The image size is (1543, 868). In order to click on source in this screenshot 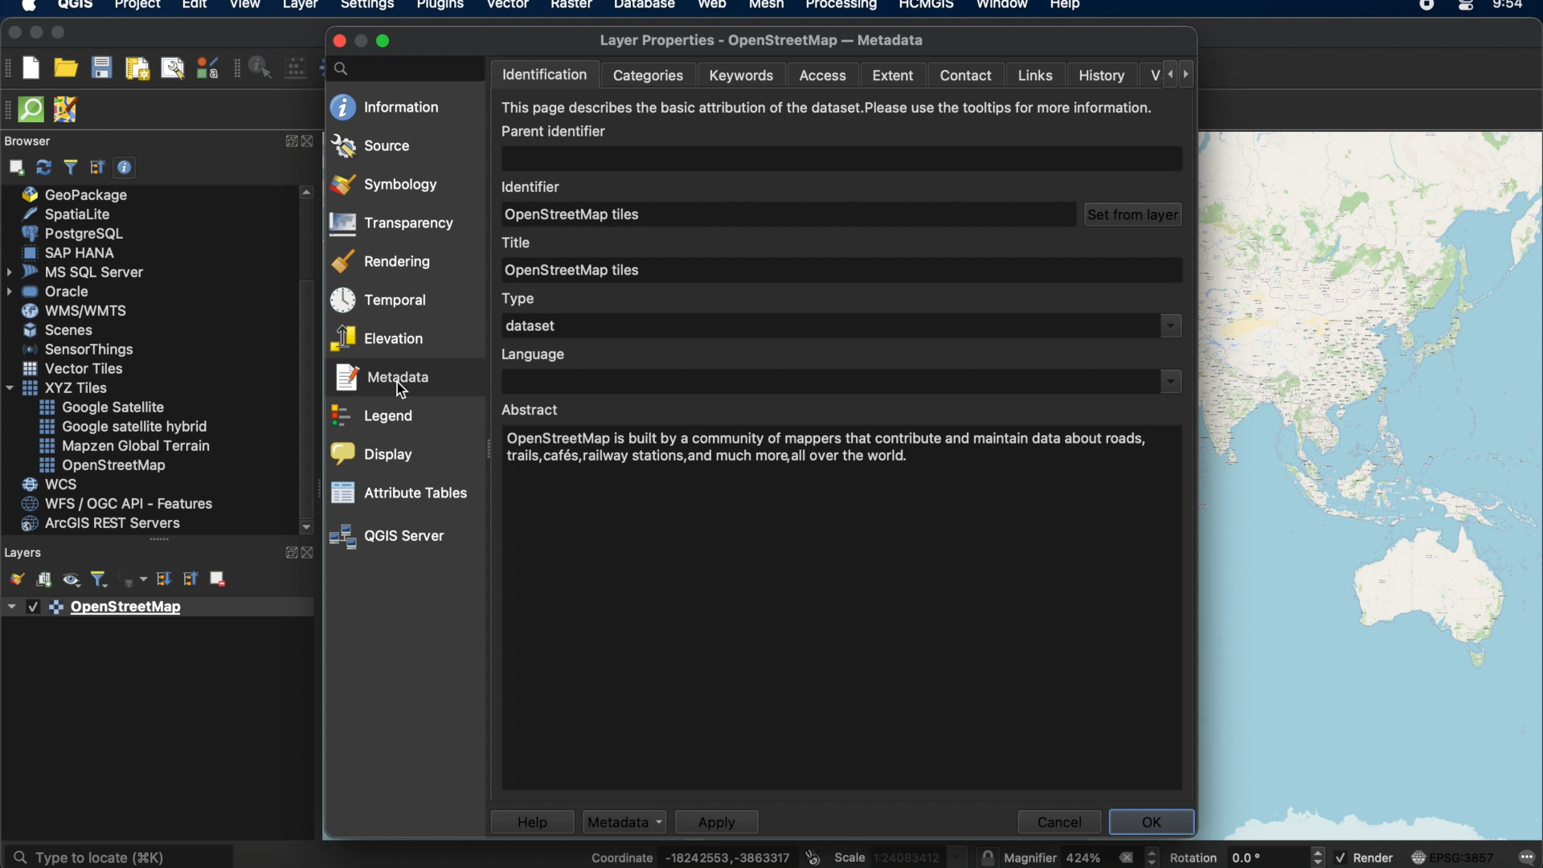, I will do `click(370, 145)`.